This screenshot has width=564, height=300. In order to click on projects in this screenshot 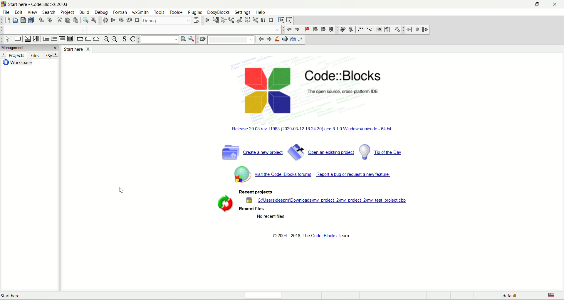, I will do `click(14, 55)`.